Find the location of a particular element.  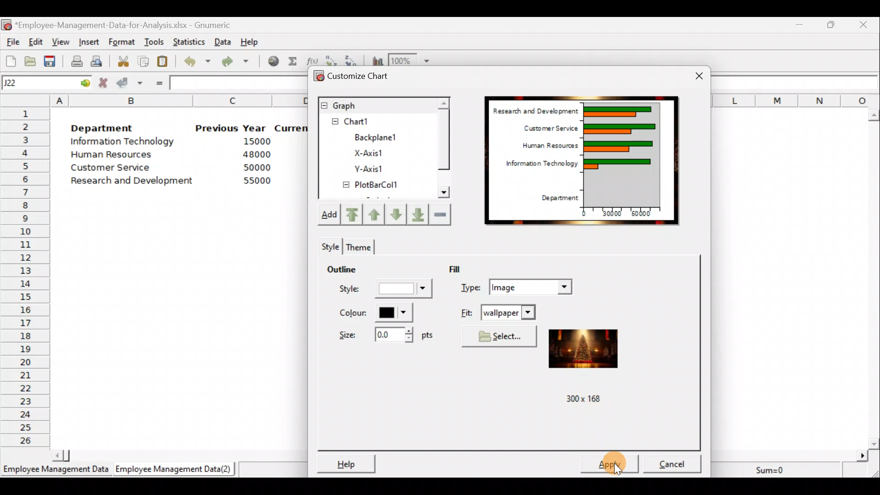

Department is located at coordinates (109, 128).